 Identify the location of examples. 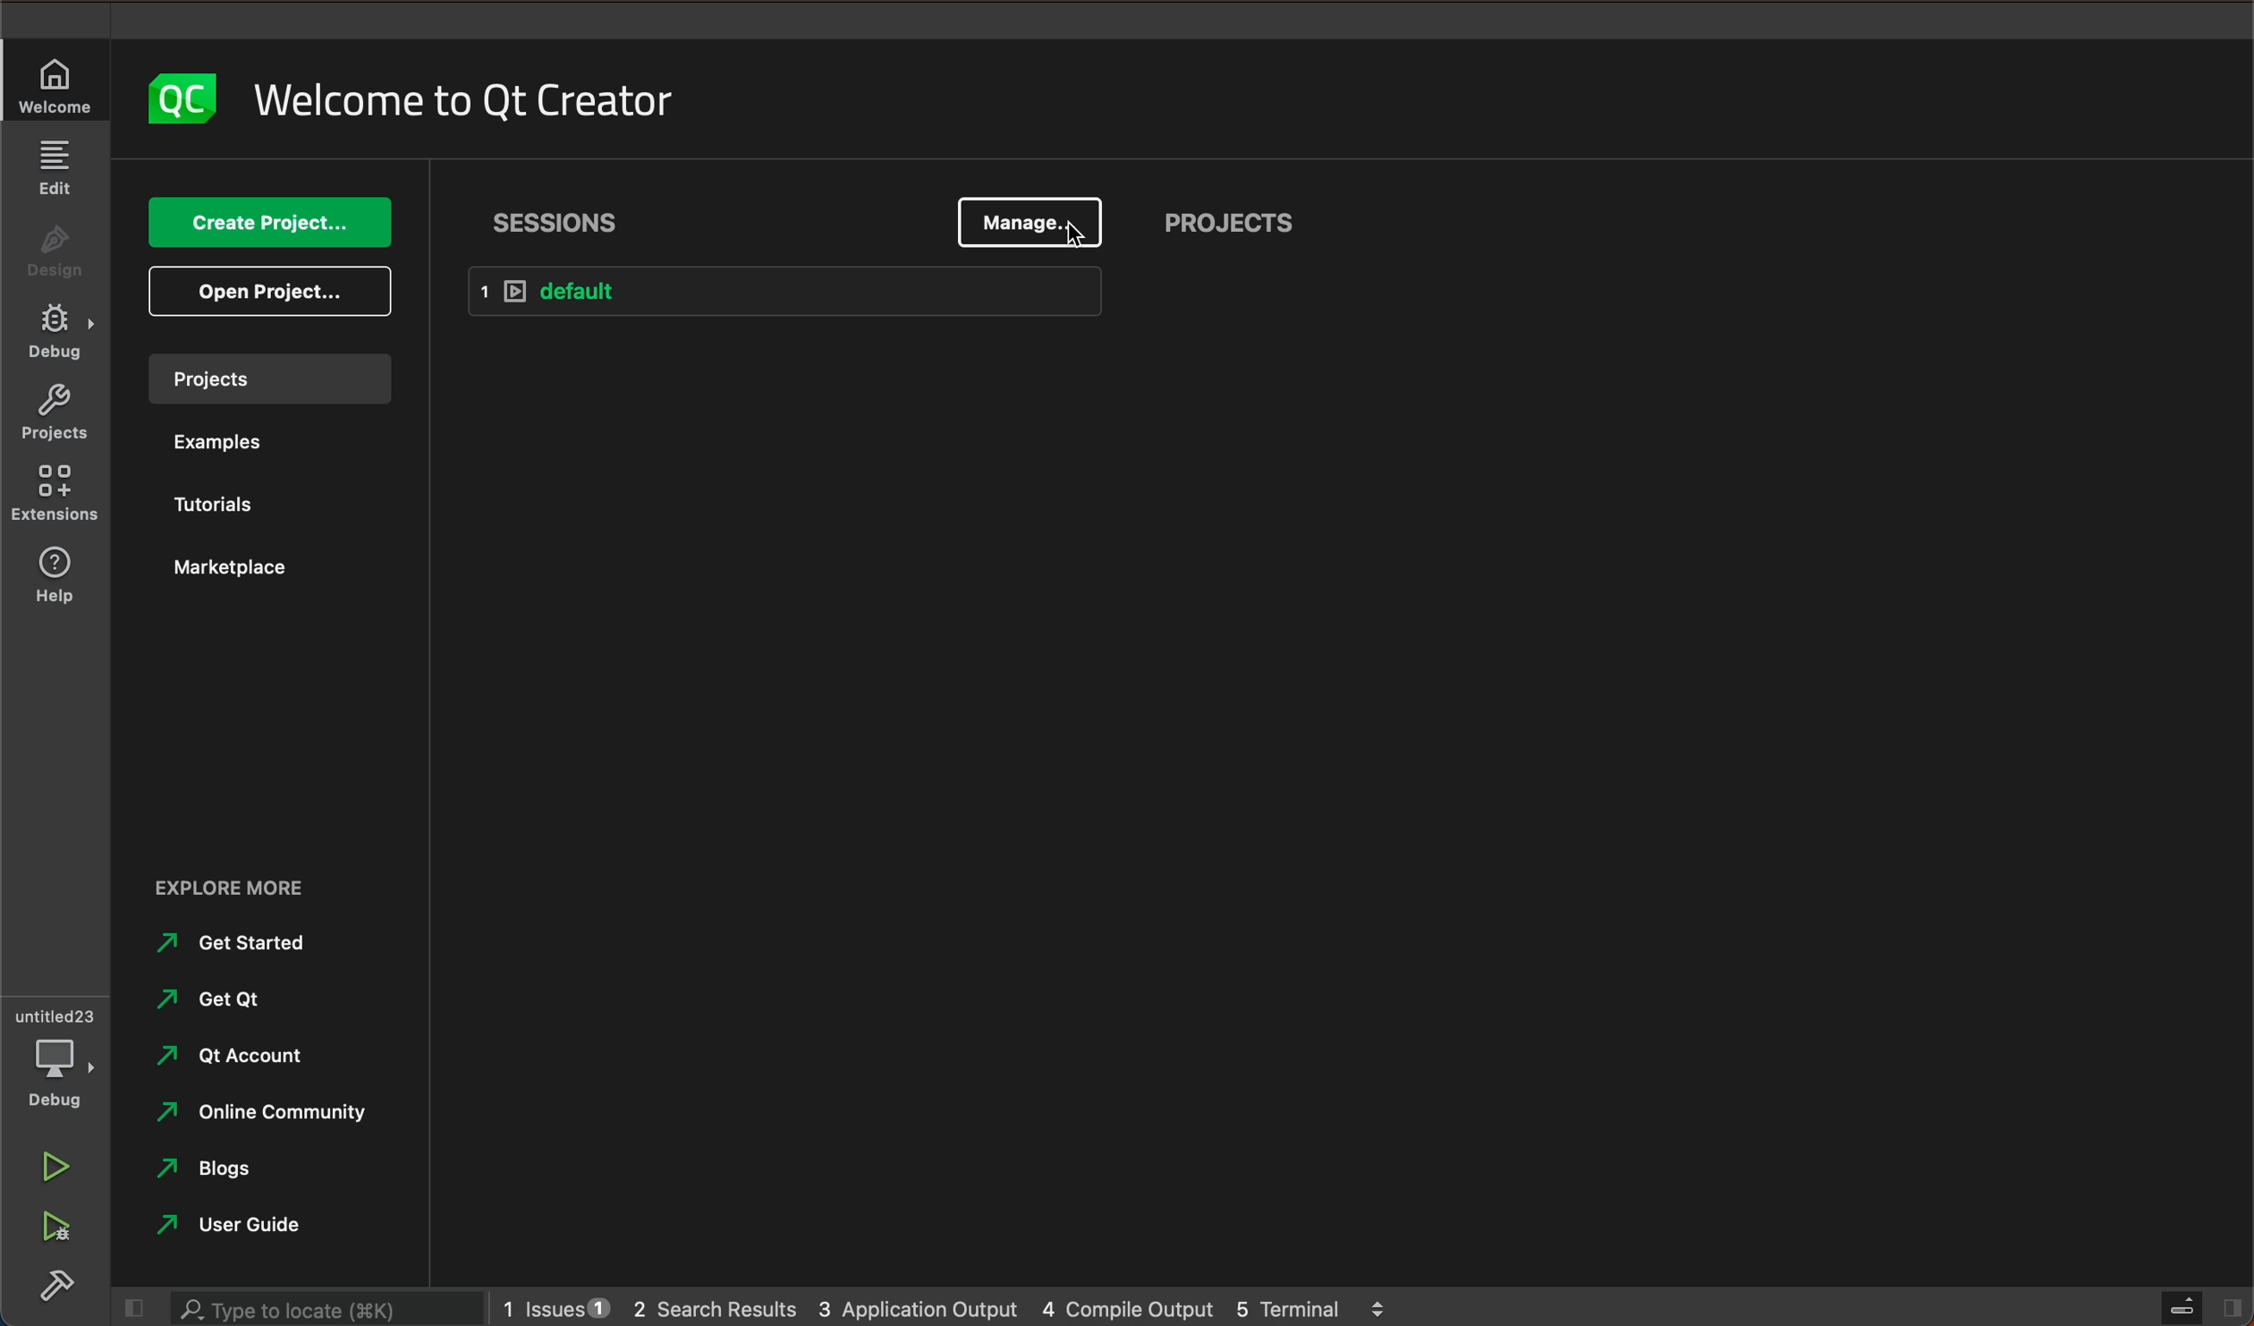
(216, 446).